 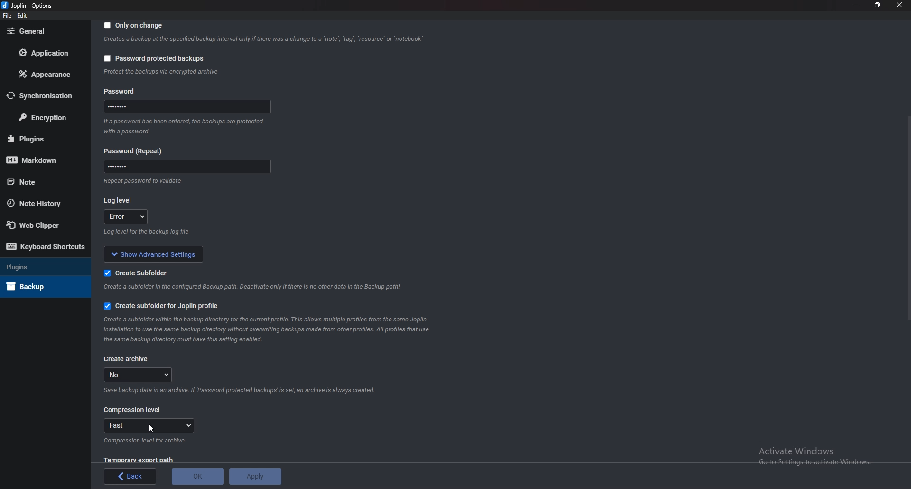 What do you see at coordinates (275, 329) in the screenshot?
I see `Info on subfolder for joplin profile` at bounding box center [275, 329].